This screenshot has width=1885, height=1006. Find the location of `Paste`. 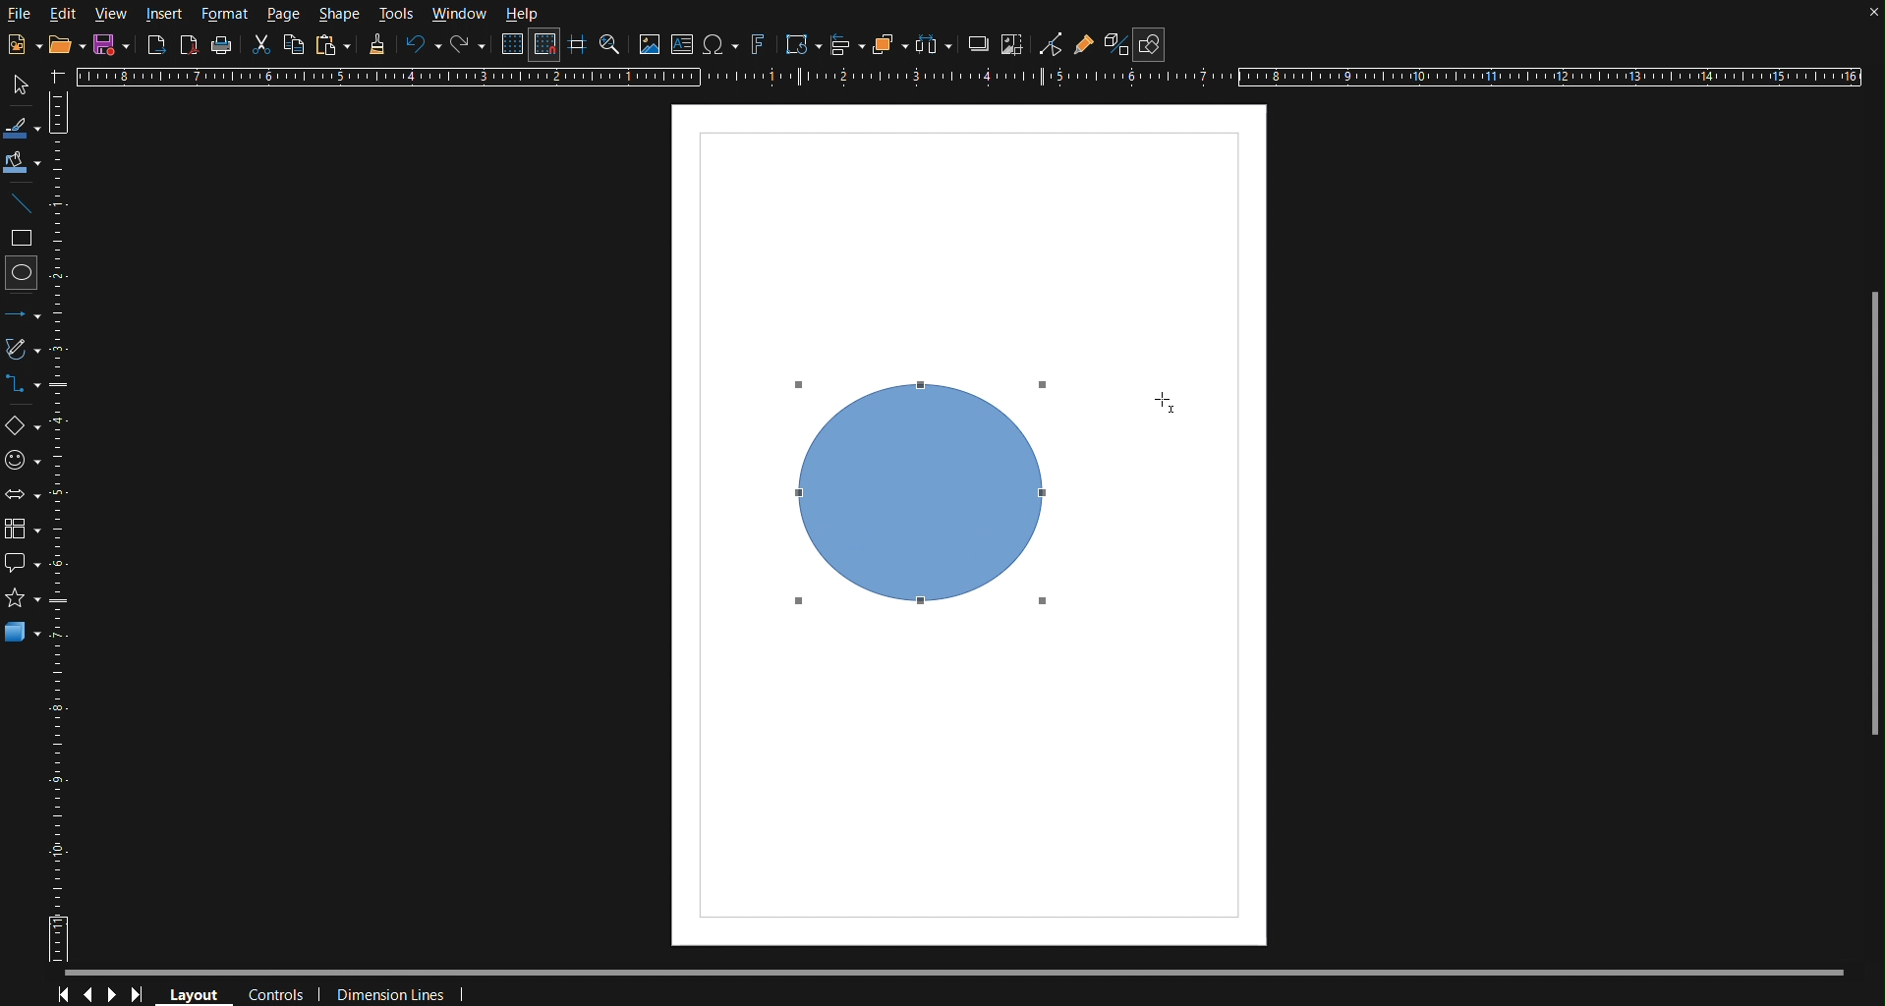

Paste is located at coordinates (333, 45).